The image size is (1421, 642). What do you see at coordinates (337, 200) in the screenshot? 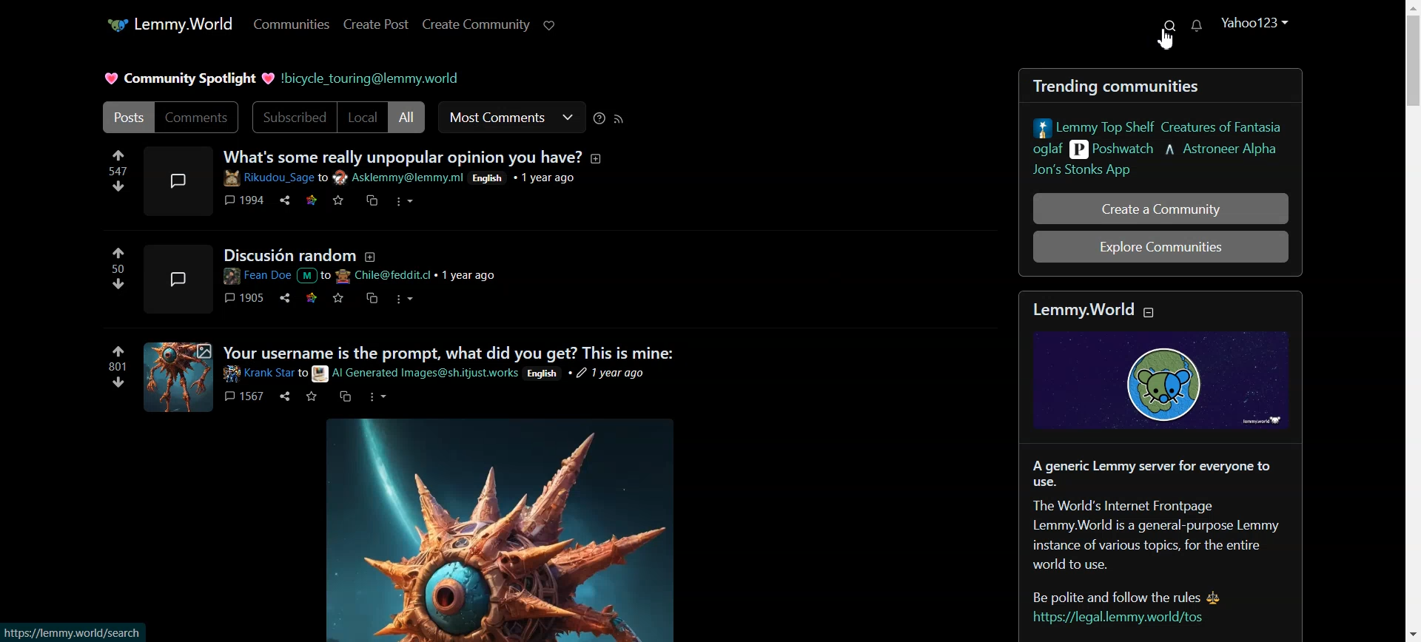
I see `mark` at bounding box center [337, 200].